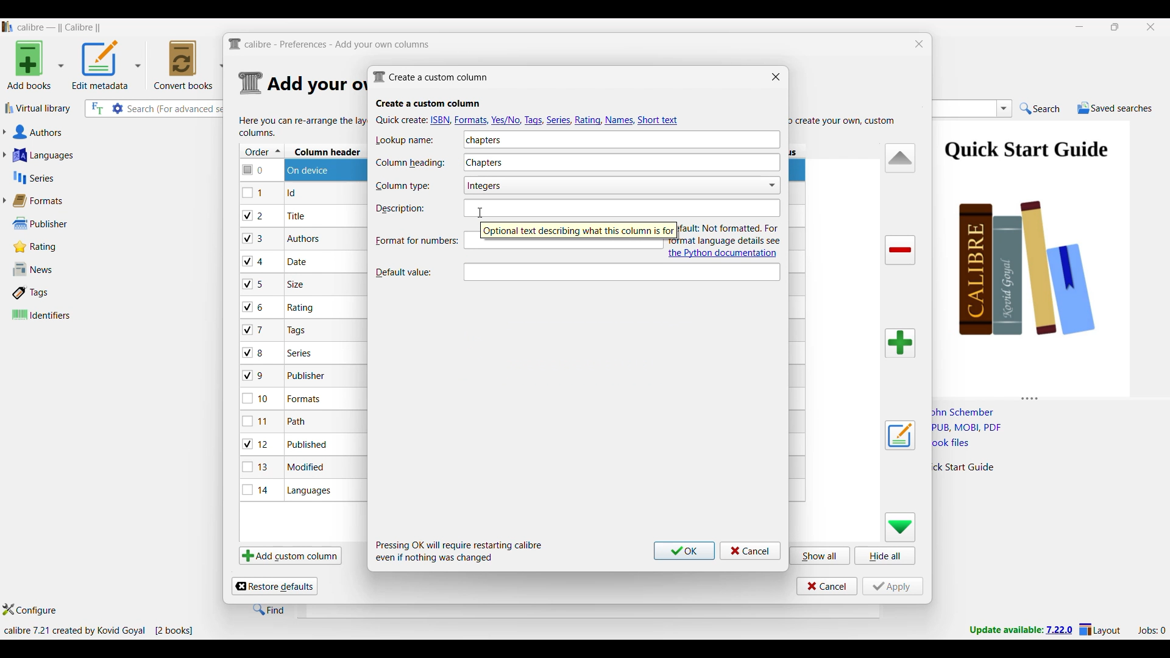 Image resolution: width=1170 pixels, height=658 pixels. Describe the element at coordinates (402, 241) in the screenshot. I see `Format for numbers` at that location.